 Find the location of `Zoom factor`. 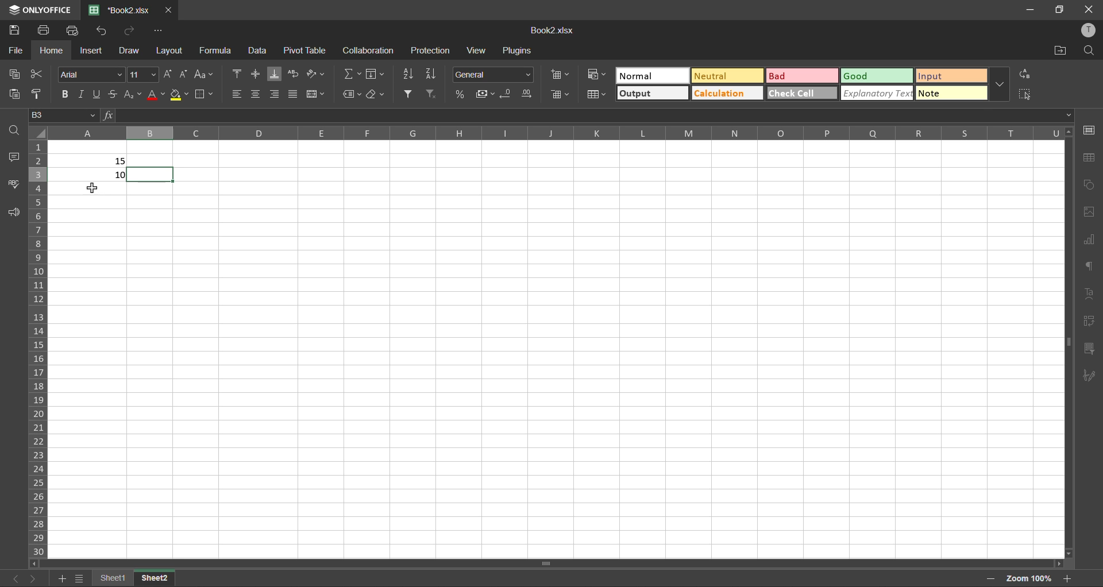

Zoom factor is located at coordinates (1028, 577).